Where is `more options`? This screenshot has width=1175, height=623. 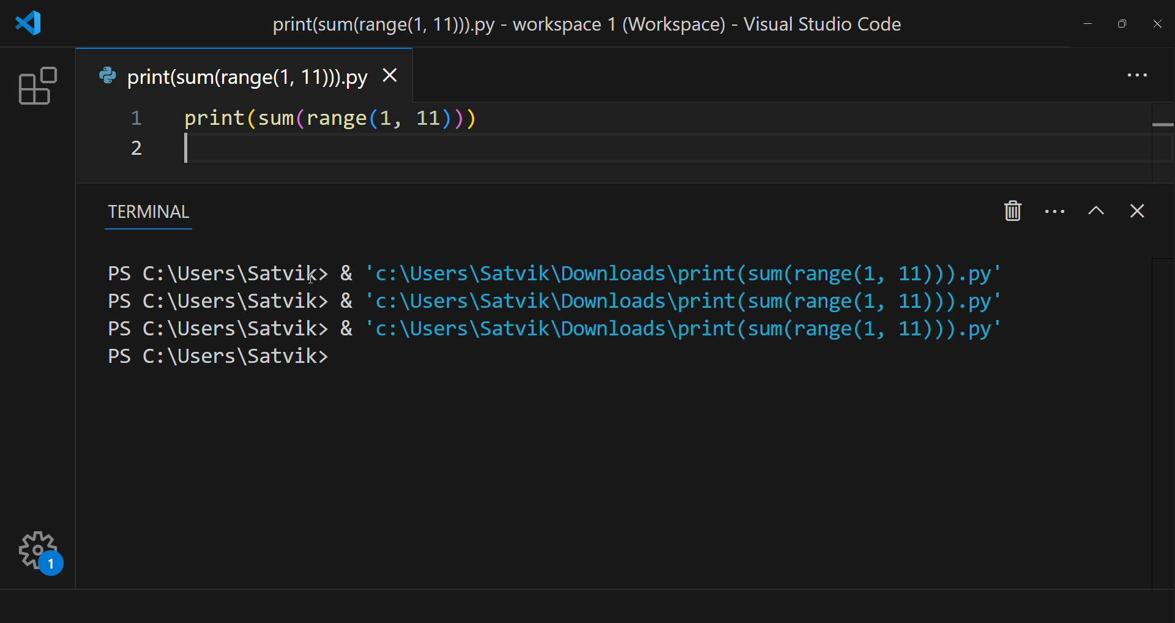 more options is located at coordinates (1056, 209).